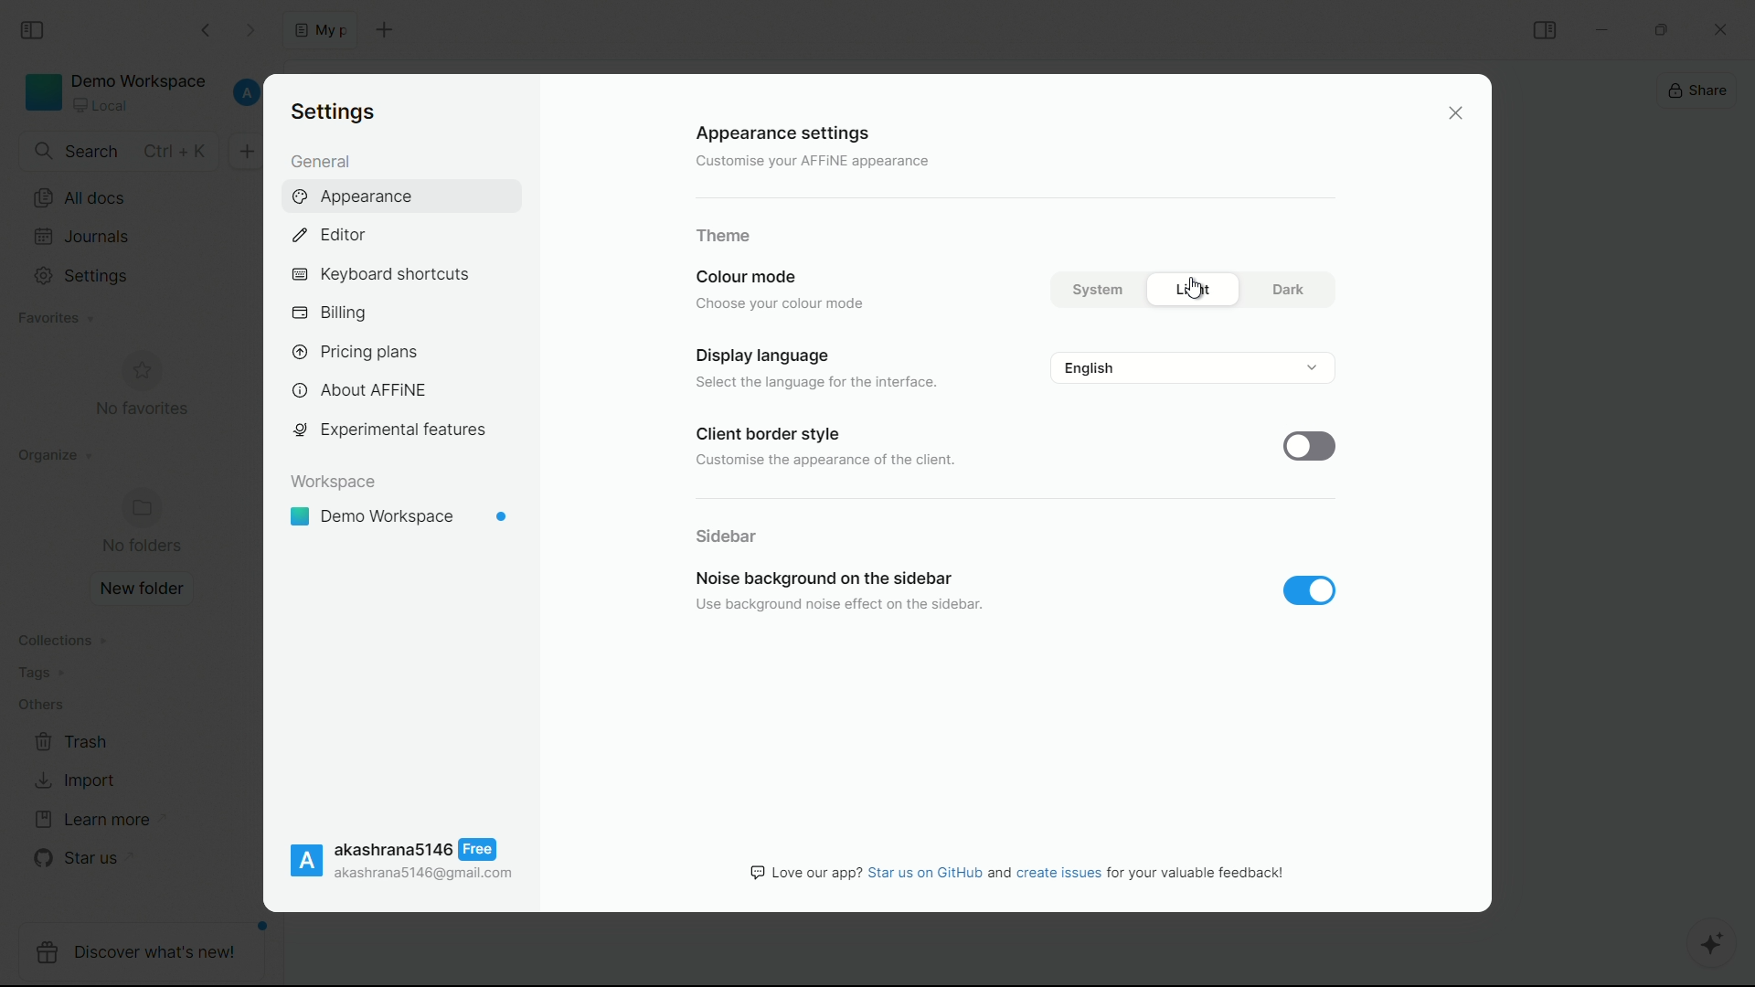 This screenshot has width=1755, height=987. What do you see at coordinates (332, 110) in the screenshot?
I see `Settings` at bounding box center [332, 110].